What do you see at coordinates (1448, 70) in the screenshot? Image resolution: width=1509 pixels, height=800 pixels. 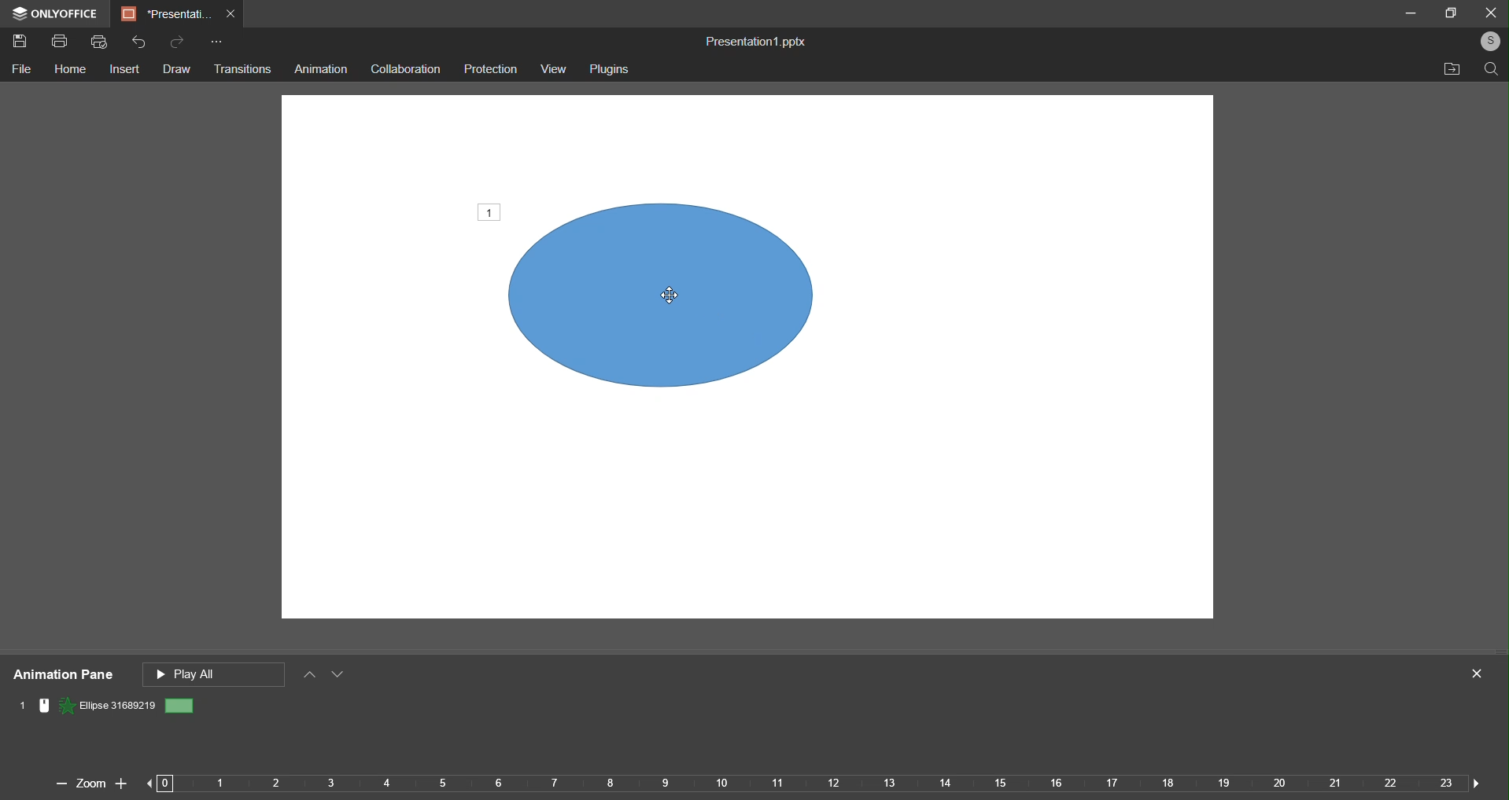 I see `open` at bounding box center [1448, 70].